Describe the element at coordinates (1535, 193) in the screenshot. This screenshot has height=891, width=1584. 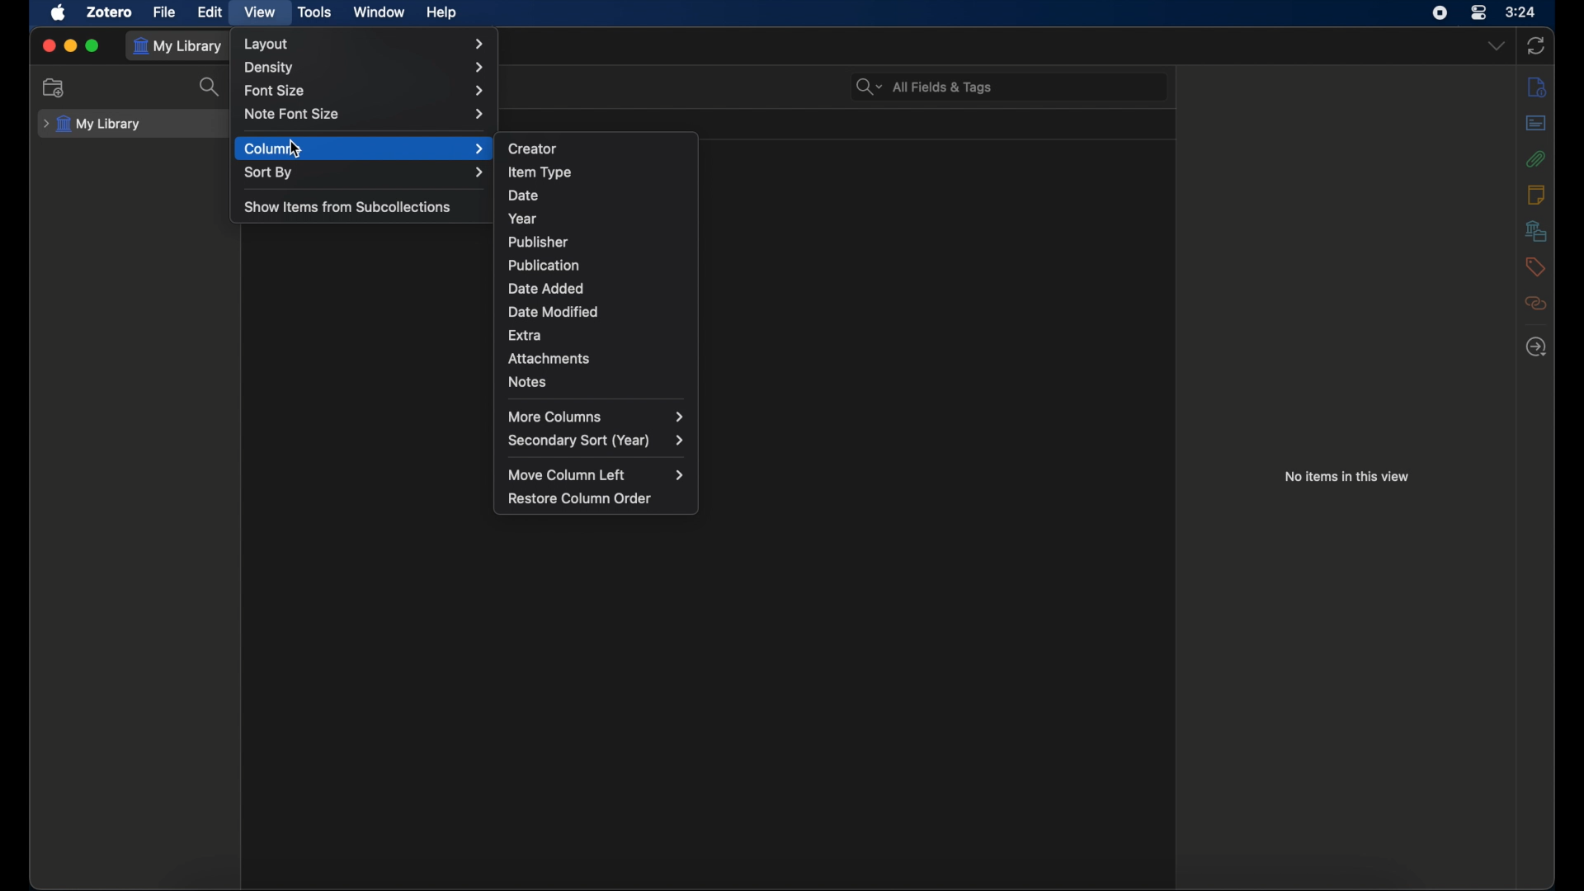
I see `notes` at that location.